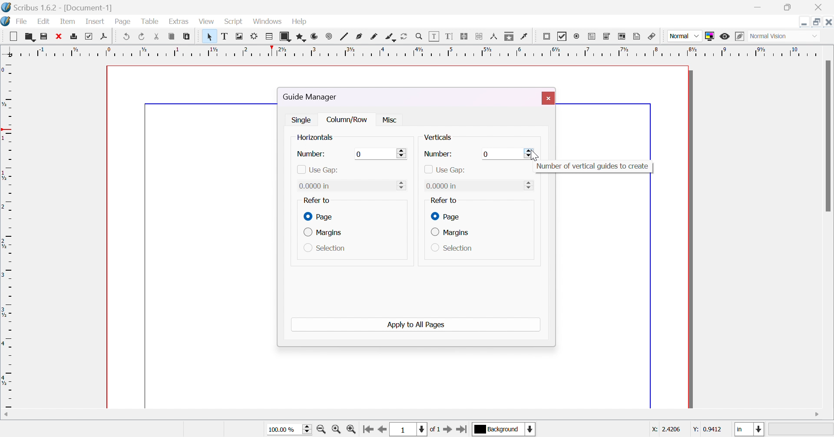  What do you see at coordinates (367, 428) in the screenshot?
I see `go to first page` at bounding box center [367, 428].